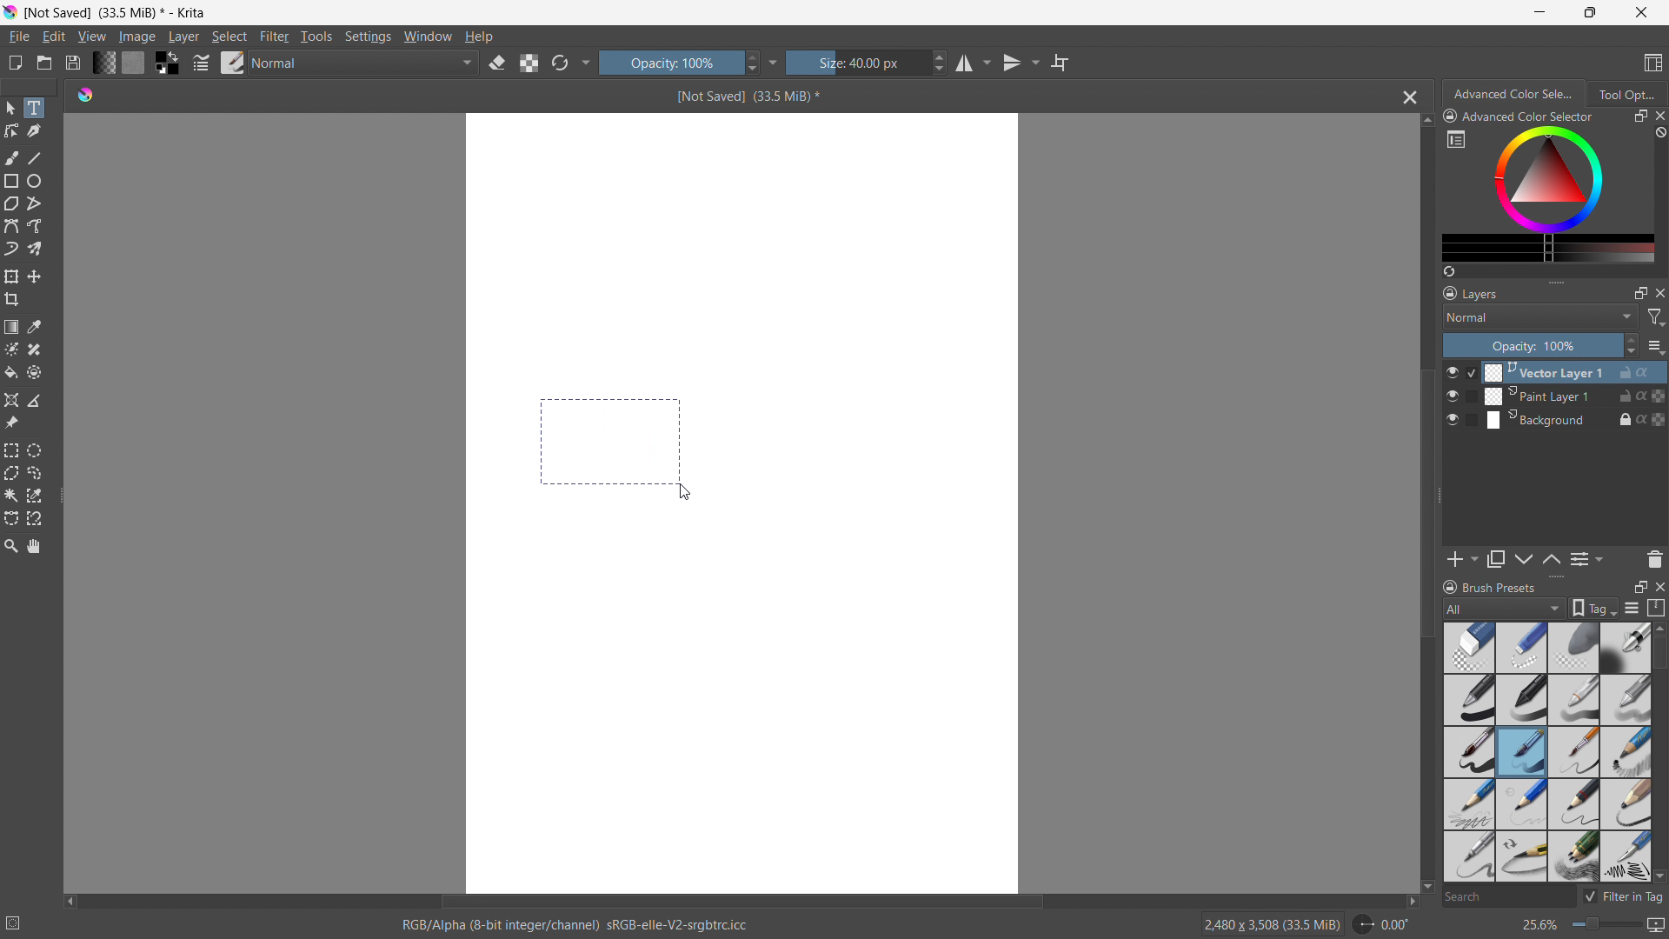 Image resolution: width=1669 pixels, height=939 pixels. What do you see at coordinates (1587, 12) in the screenshot?
I see `maximize` at bounding box center [1587, 12].